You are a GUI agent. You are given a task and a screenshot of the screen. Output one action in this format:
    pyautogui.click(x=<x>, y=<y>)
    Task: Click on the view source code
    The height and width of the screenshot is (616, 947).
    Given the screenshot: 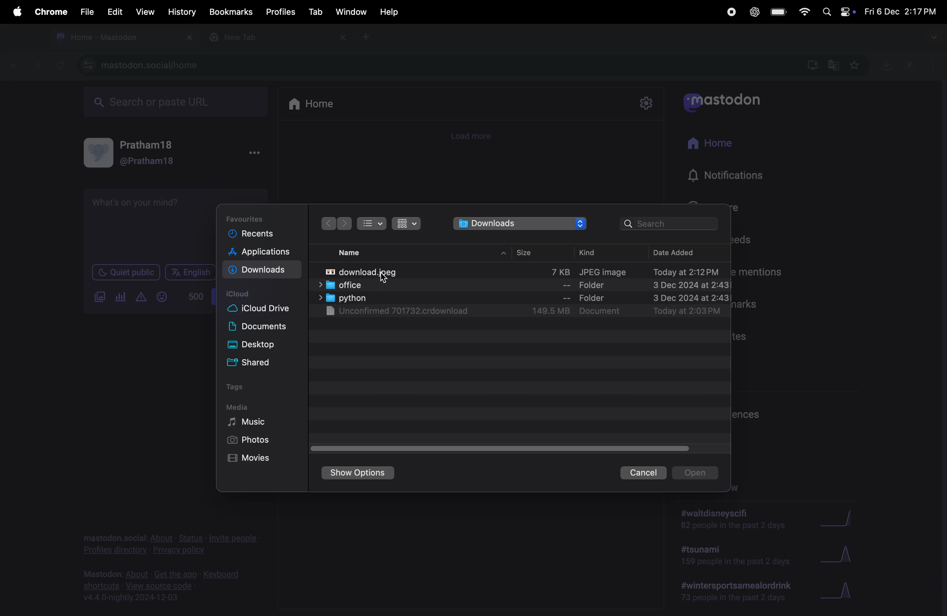 What is the action you would take?
    pyautogui.click(x=164, y=588)
    